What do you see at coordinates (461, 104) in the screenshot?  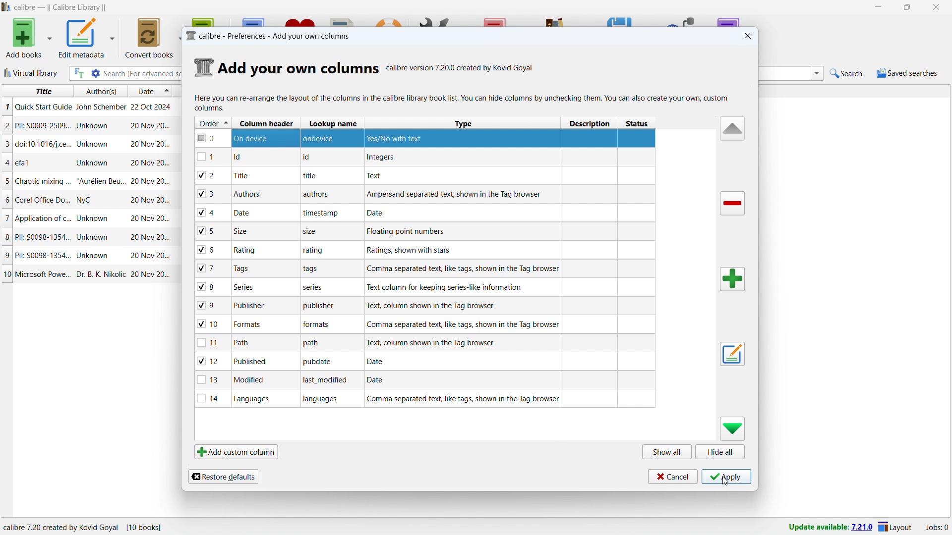 I see `Column preferences` at bounding box center [461, 104].